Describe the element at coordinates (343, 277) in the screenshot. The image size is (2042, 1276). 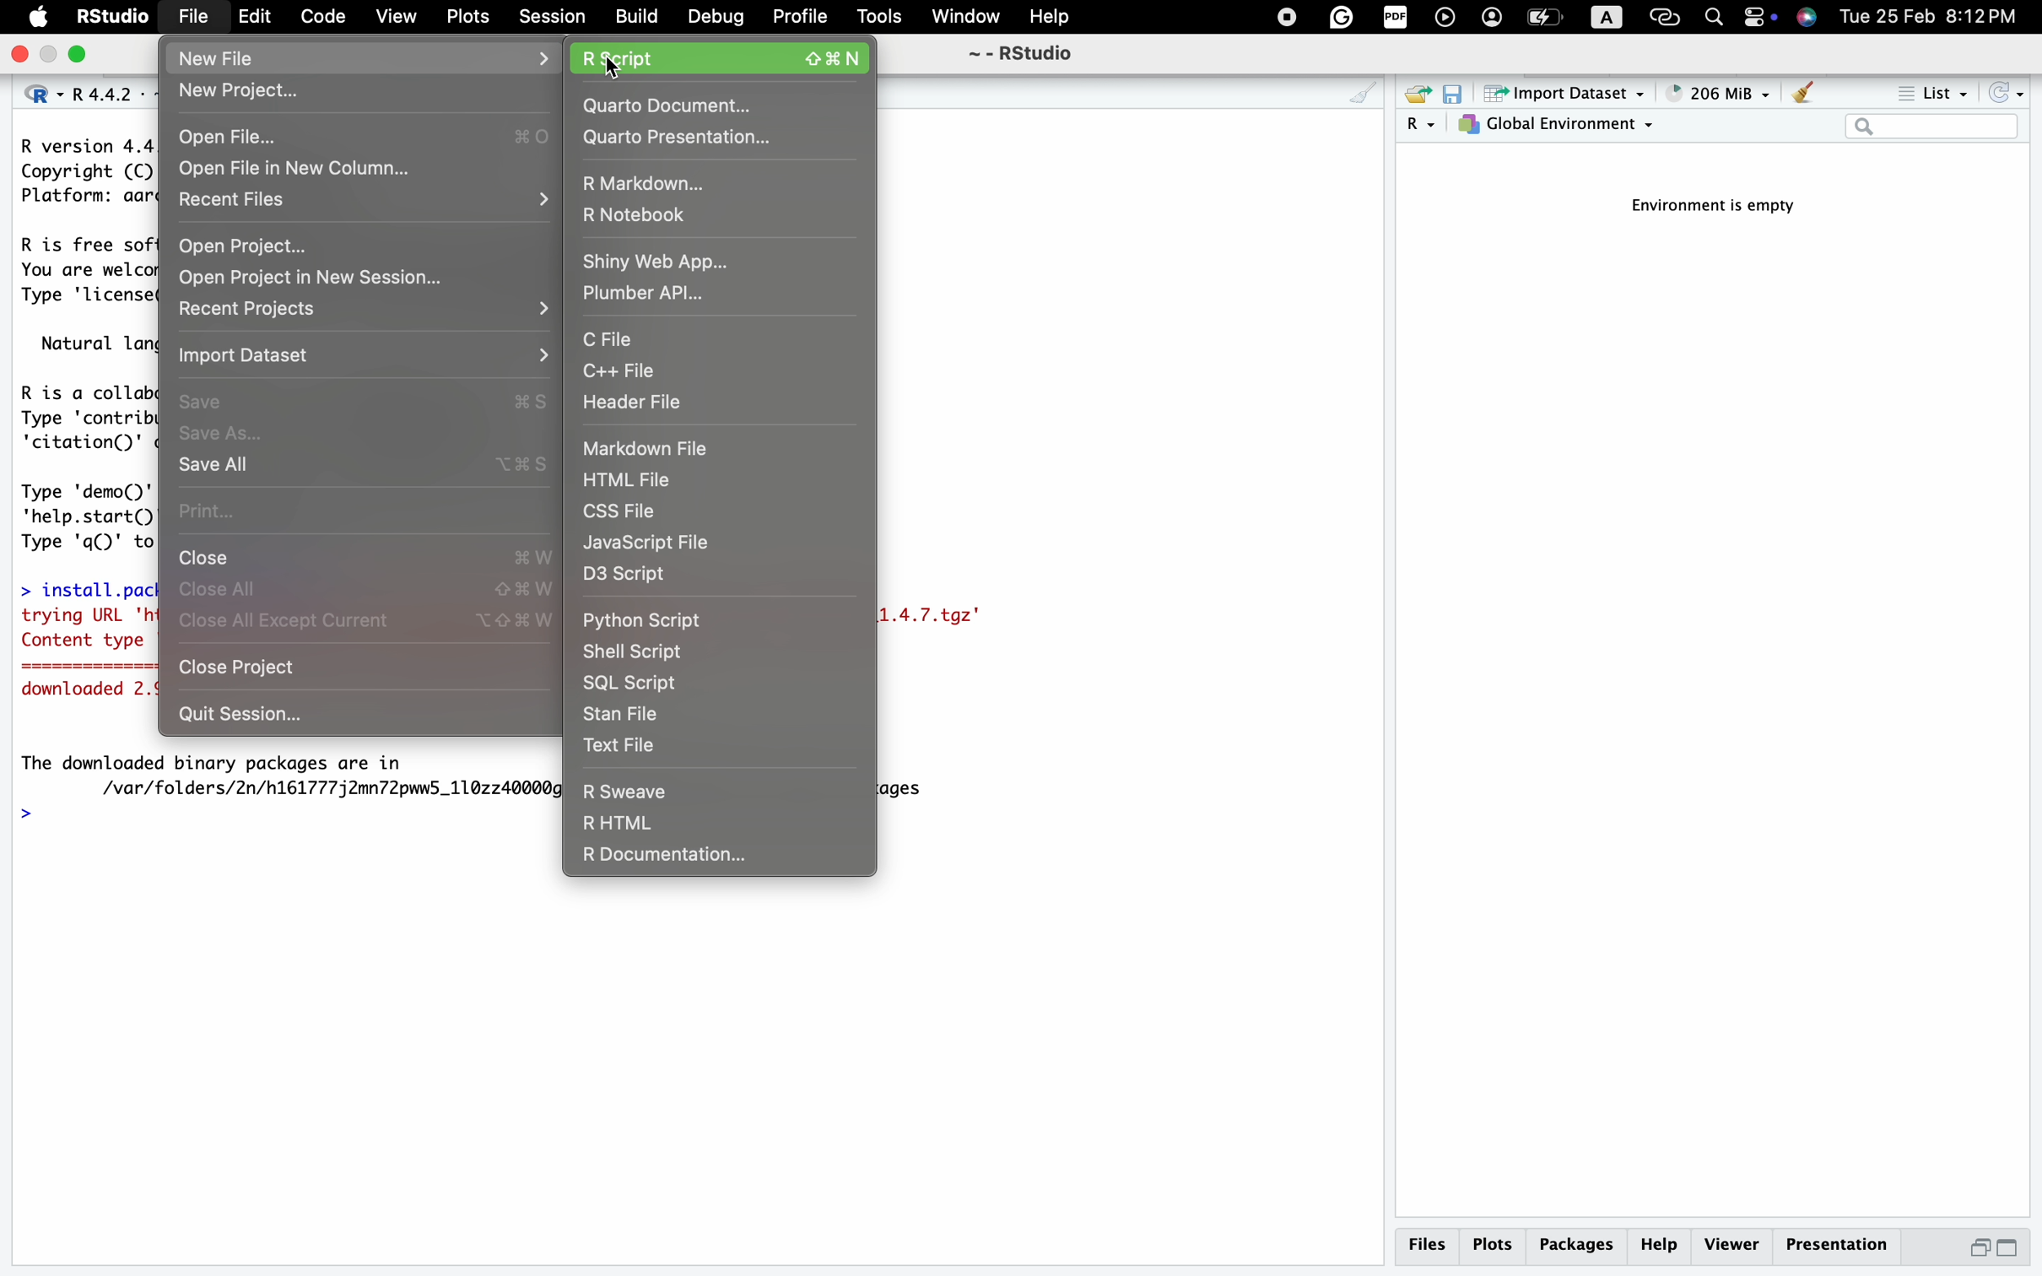
I see `open project in new session` at that location.